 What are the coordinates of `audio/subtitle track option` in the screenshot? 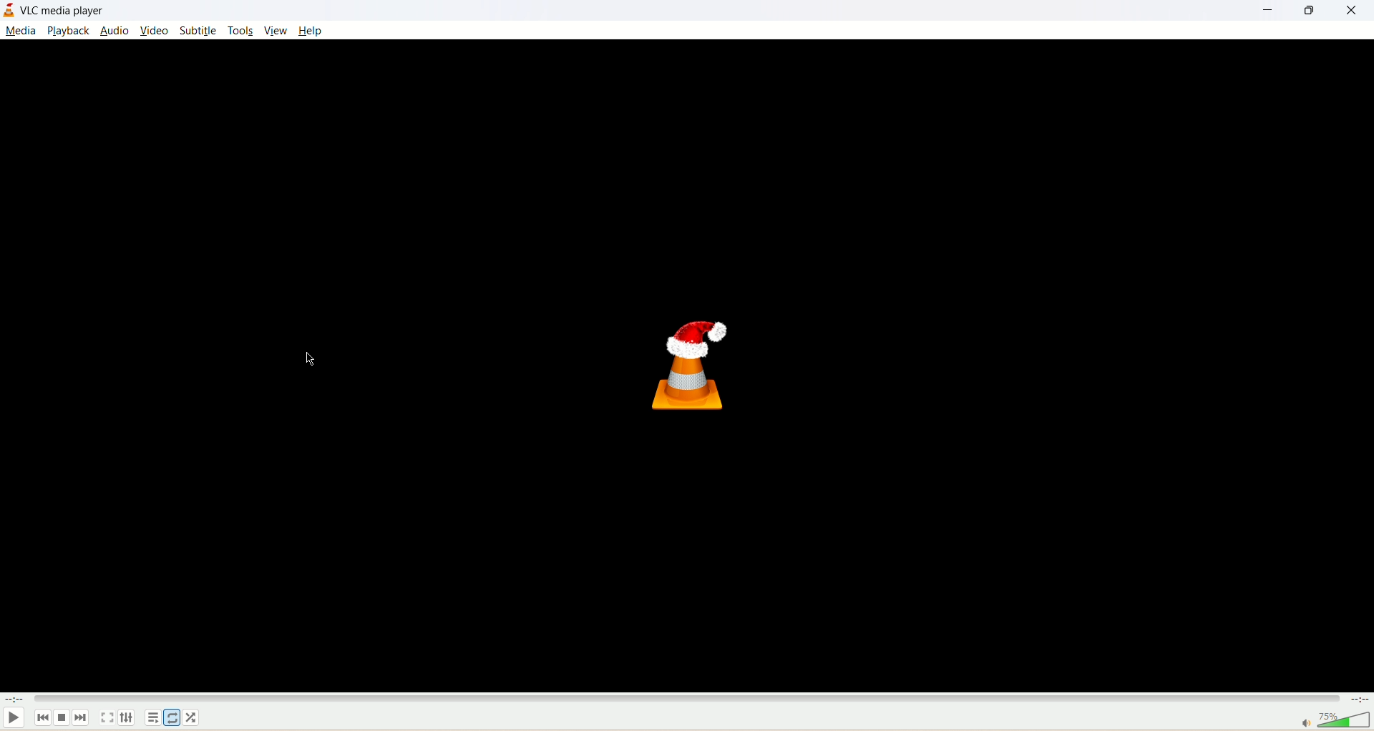 It's located at (128, 717).